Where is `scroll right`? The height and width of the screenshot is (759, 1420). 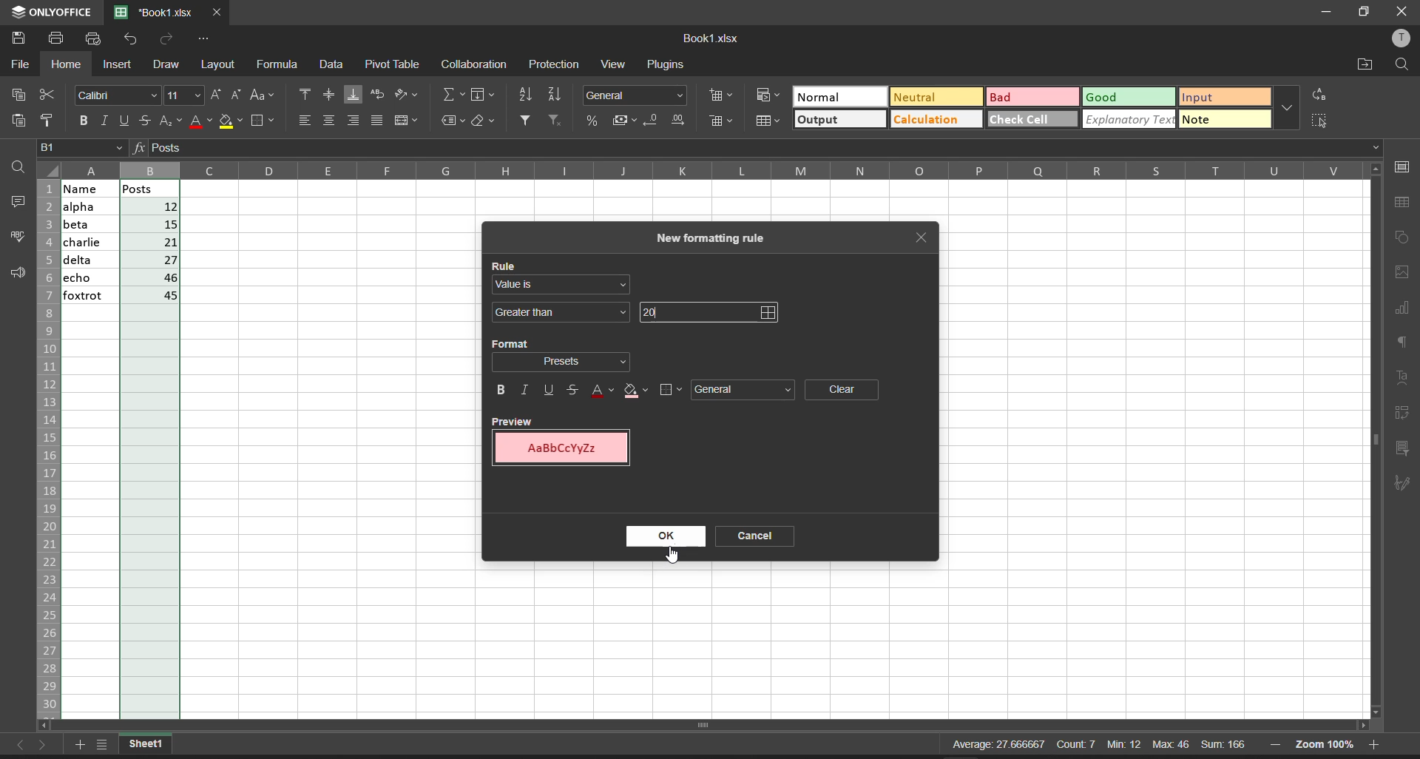
scroll right is located at coordinates (1360, 726).